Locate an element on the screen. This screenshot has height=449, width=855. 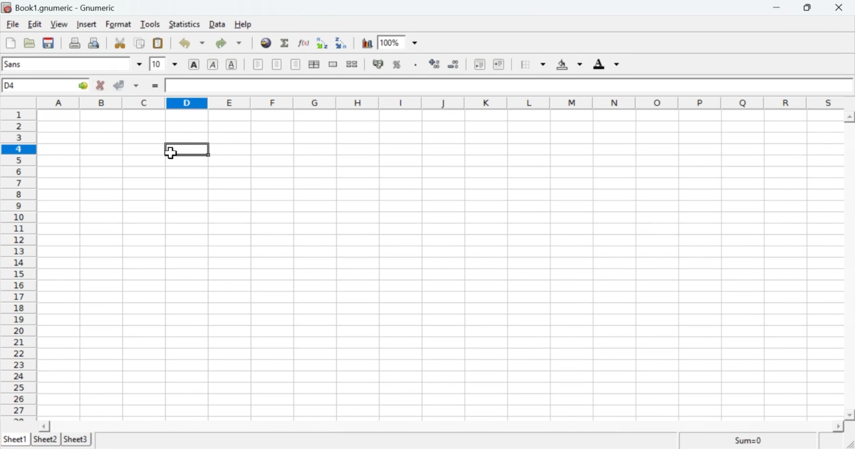
Create new workbook is located at coordinates (9, 43).